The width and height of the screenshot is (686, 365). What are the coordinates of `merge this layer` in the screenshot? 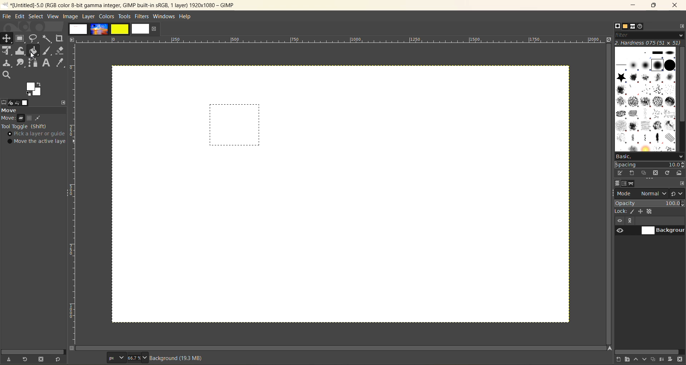 It's located at (664, 359).